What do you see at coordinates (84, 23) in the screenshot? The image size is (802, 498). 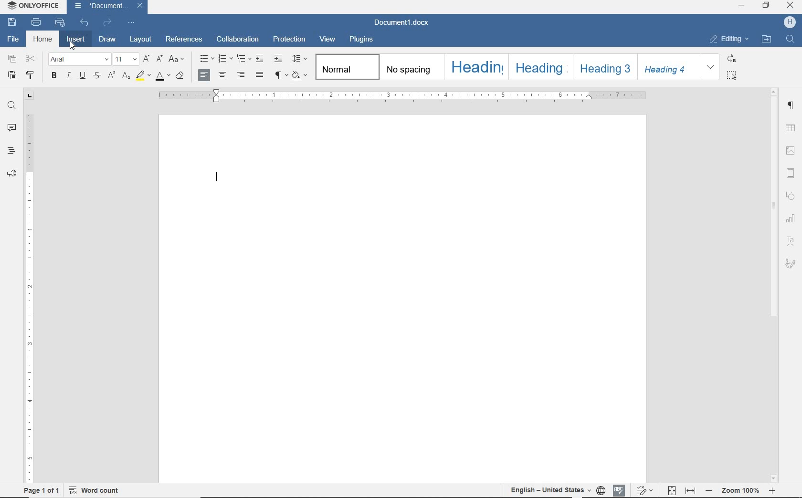 I see `undo` at bounding box center [84, 23].